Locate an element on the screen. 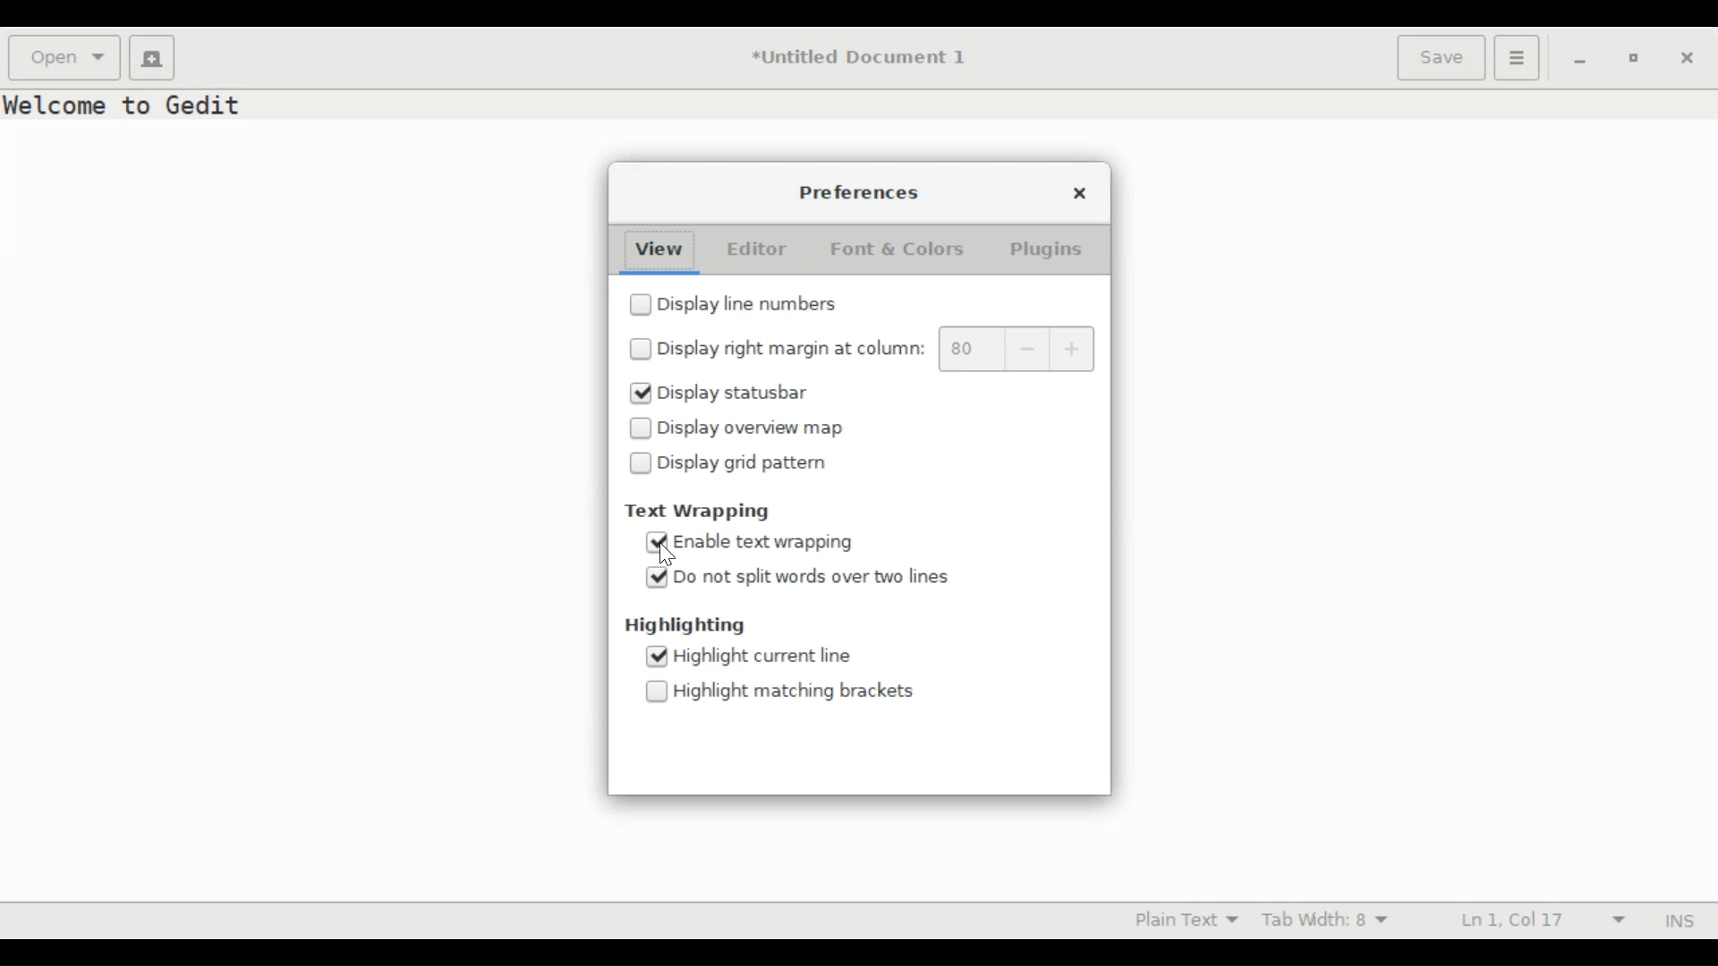  Close is located at coordinates (1688, 60).